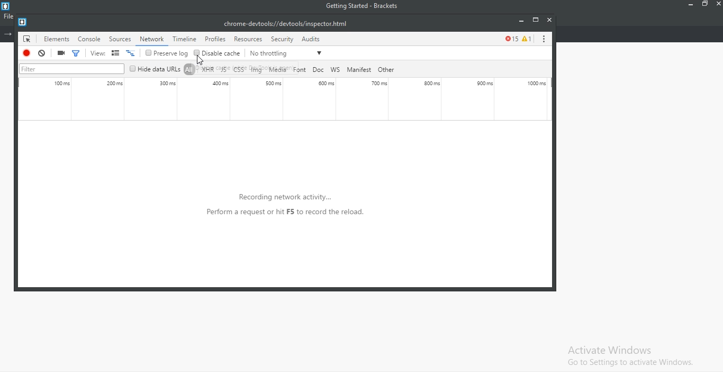 Image resolution: width=723 pixels, height=385 pixels. Describe the element at coordinates (248, 39) in the screenshot. I see `resources` at that location.